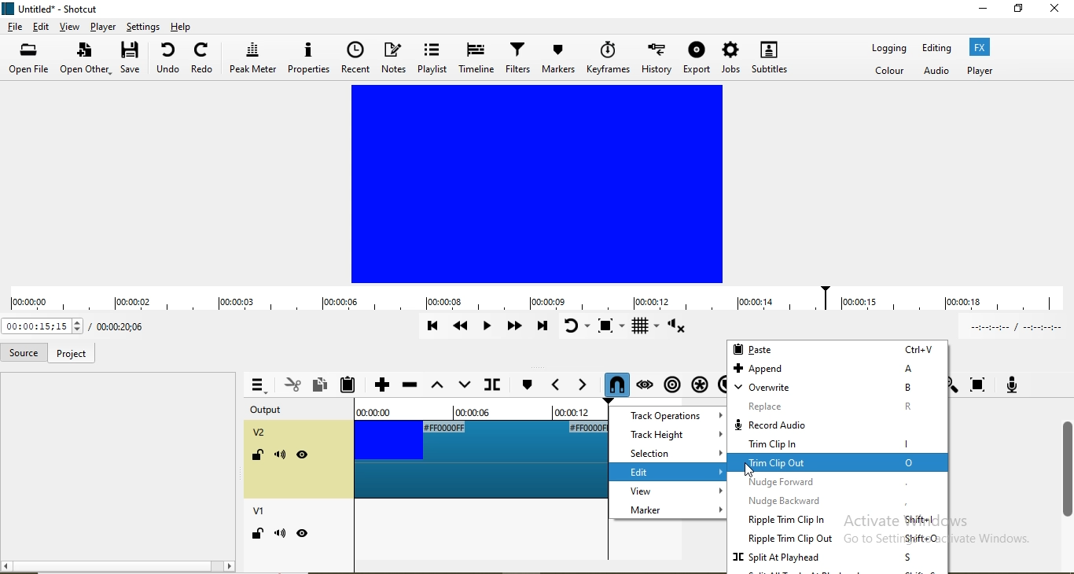 This screenshot has height=574, width=1074. I want to click on Editing, so click(936, 48).